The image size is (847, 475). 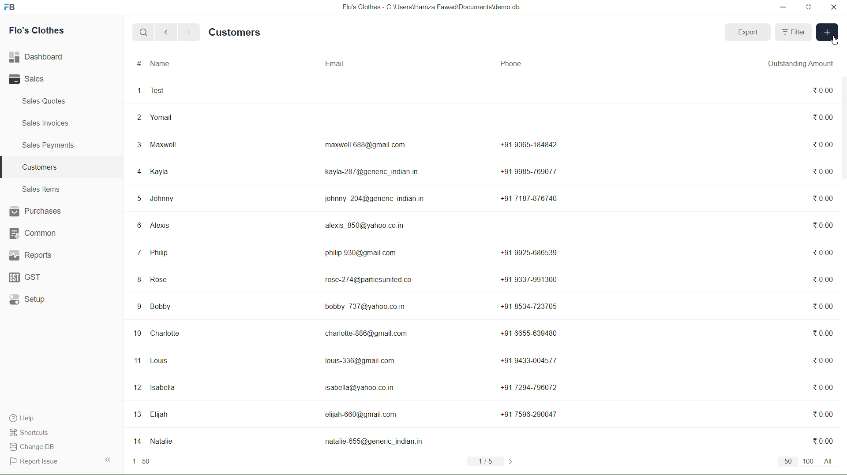 What do you see at coordinates (529, 278) in the screenshot?
I see `+91 9337-991300` at bounding box center [529, 278].